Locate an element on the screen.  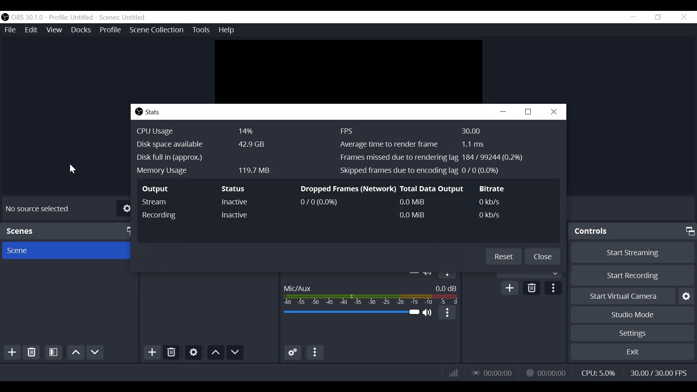
Output is located at coordinates (160, 189).